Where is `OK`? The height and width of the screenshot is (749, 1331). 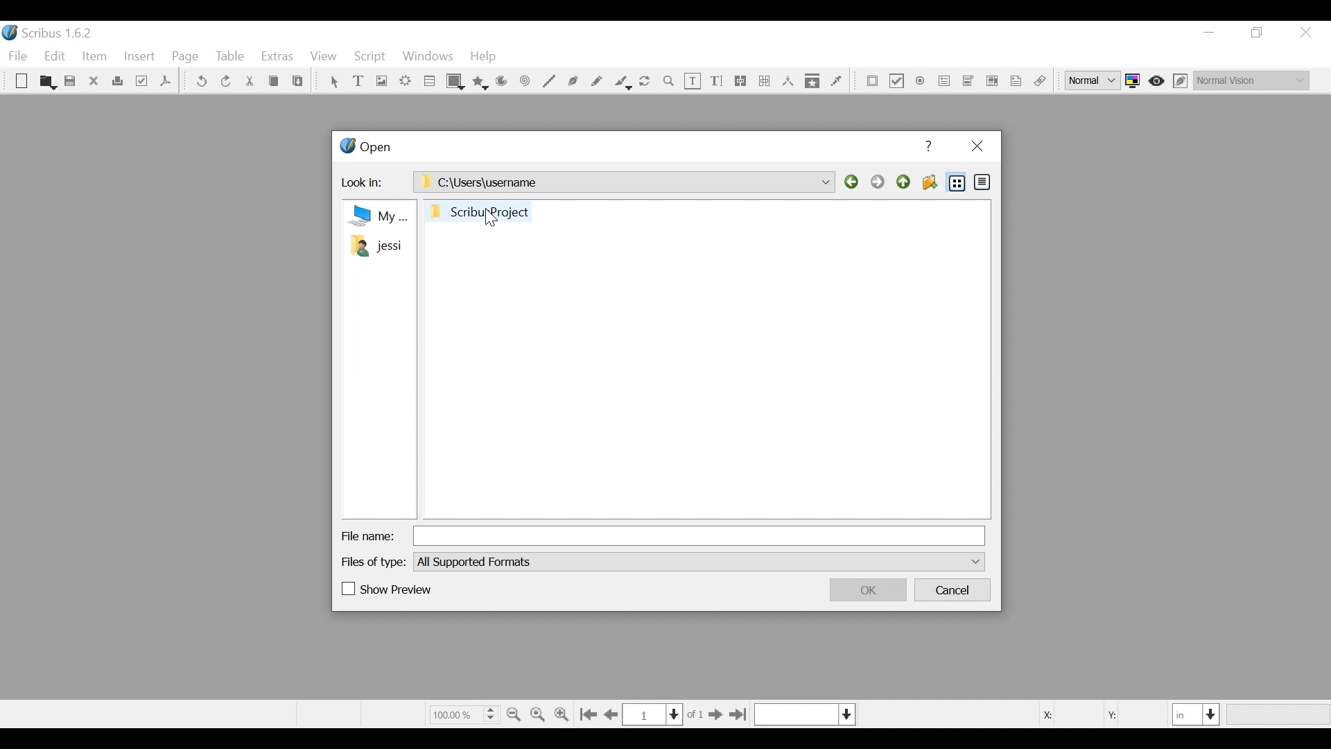
OK is located at coordinates (866, 589).